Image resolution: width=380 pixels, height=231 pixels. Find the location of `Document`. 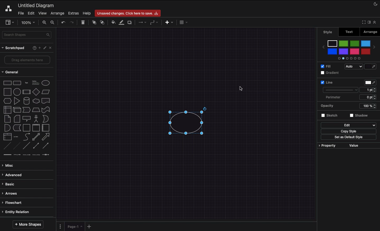

Document is located at coordinates (46, 101).